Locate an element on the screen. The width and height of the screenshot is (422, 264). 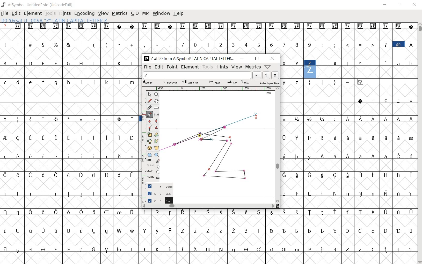
scroll by hand is located at coordinates (157, 101).